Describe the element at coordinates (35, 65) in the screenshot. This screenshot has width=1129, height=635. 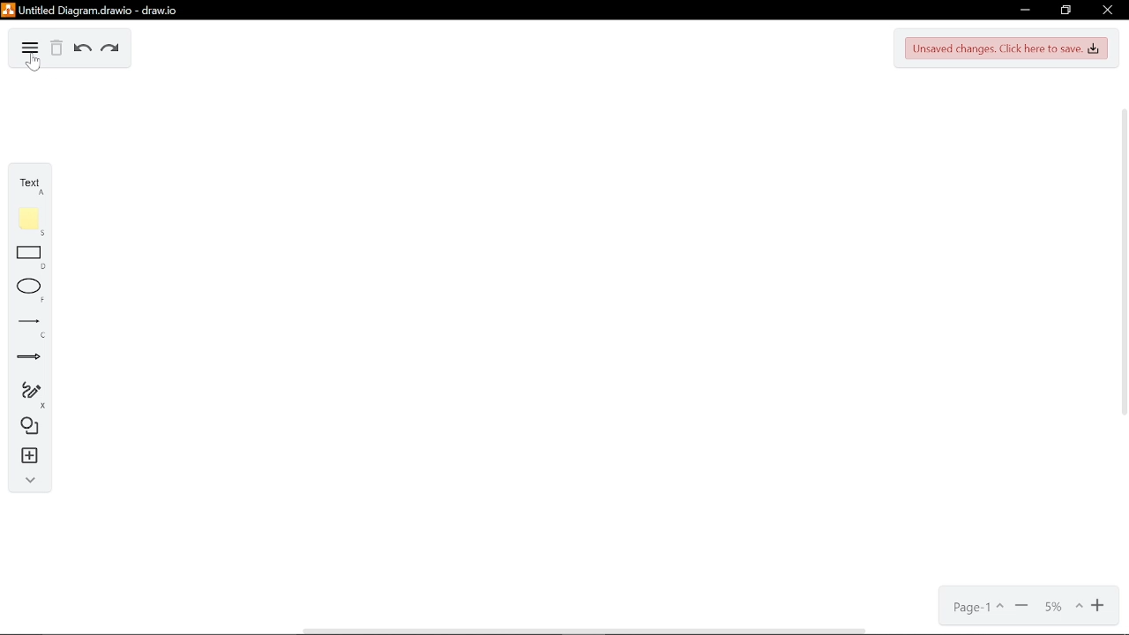
I see `cursor` at that location.